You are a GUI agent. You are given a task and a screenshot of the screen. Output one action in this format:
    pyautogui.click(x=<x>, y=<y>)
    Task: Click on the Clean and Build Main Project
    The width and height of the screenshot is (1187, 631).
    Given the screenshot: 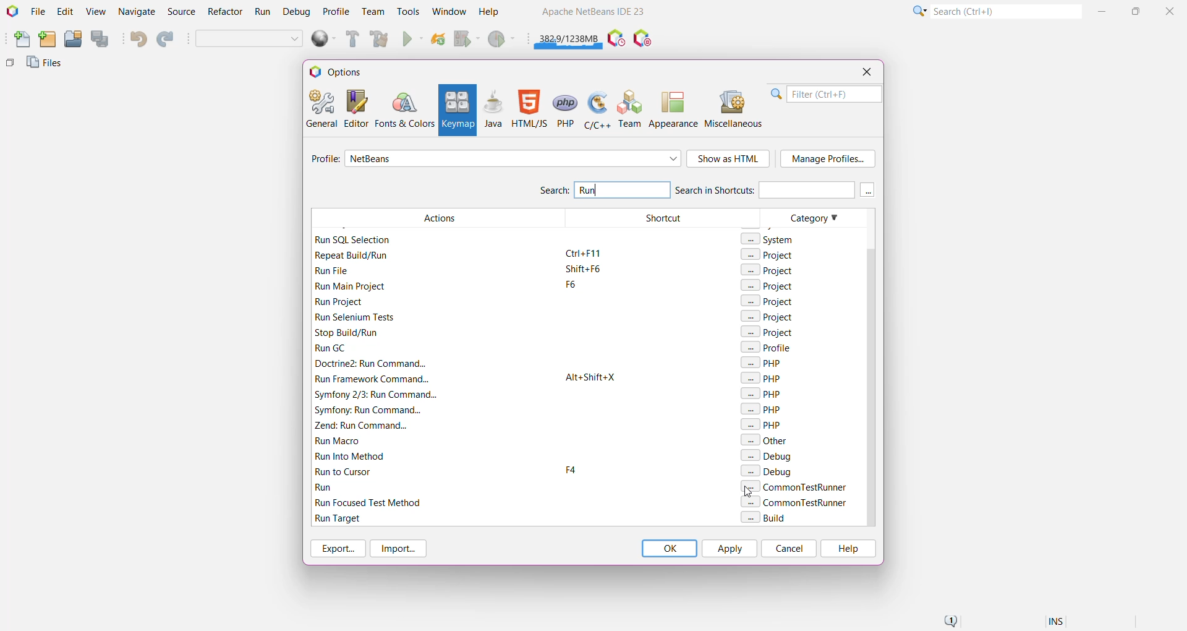 What is the action you would take?
    pyautogui.click(x=381, y=40)
    